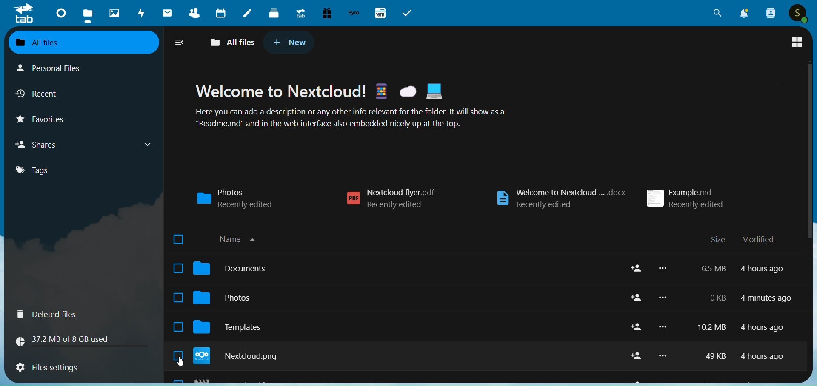  I want to click on Add, so click(637, 356).